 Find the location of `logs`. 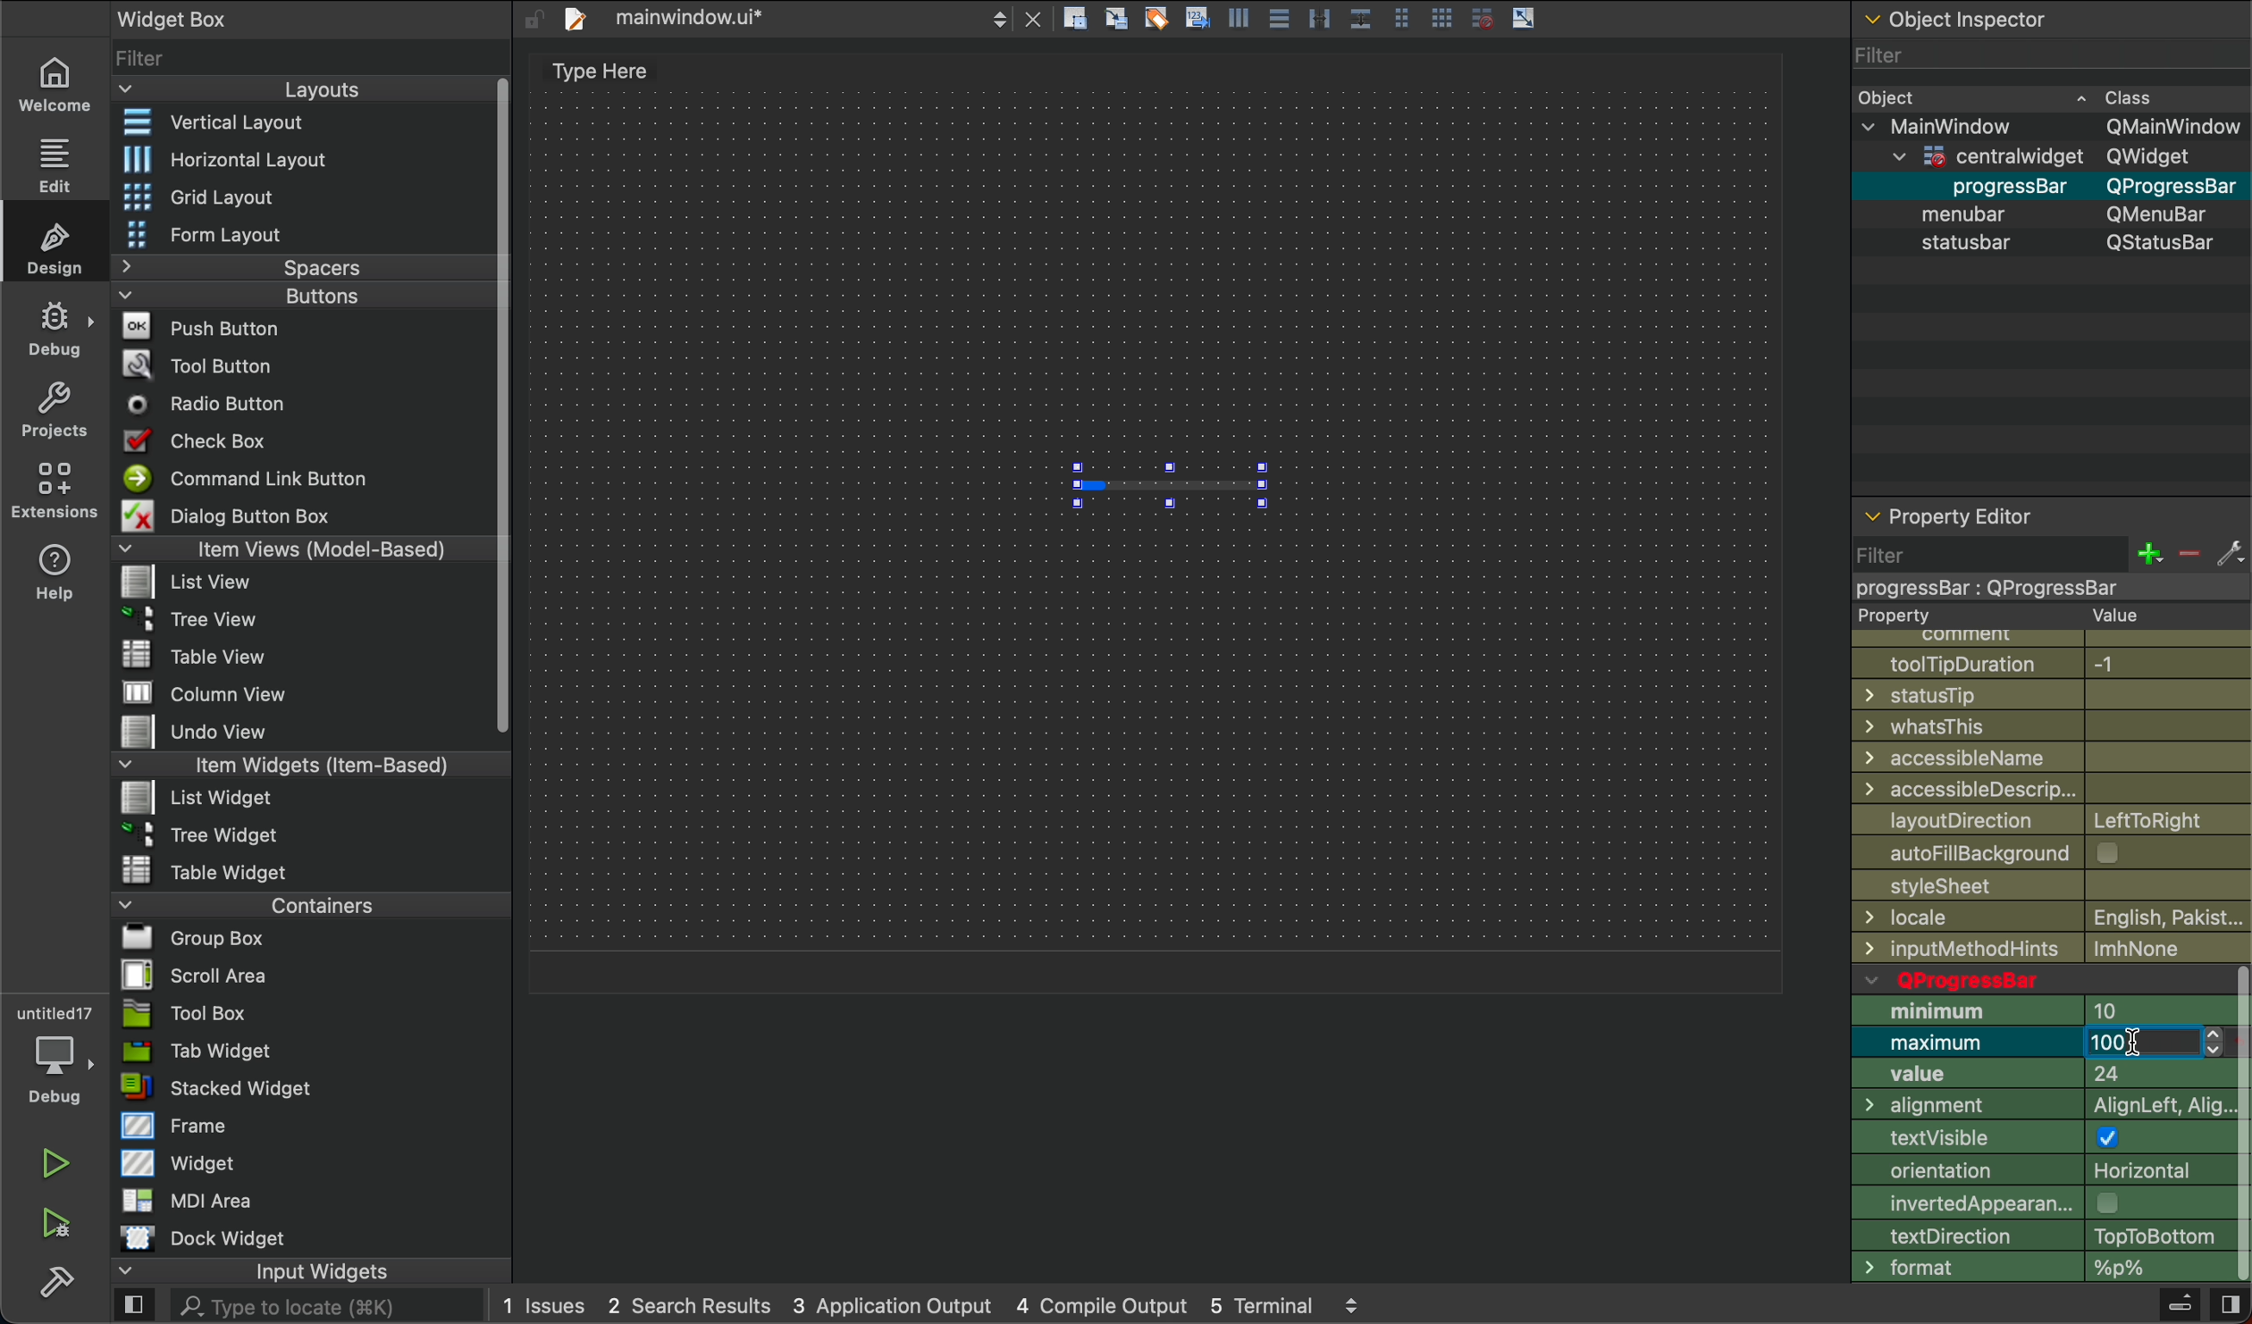

logs is located at coordinates (932, 1308).